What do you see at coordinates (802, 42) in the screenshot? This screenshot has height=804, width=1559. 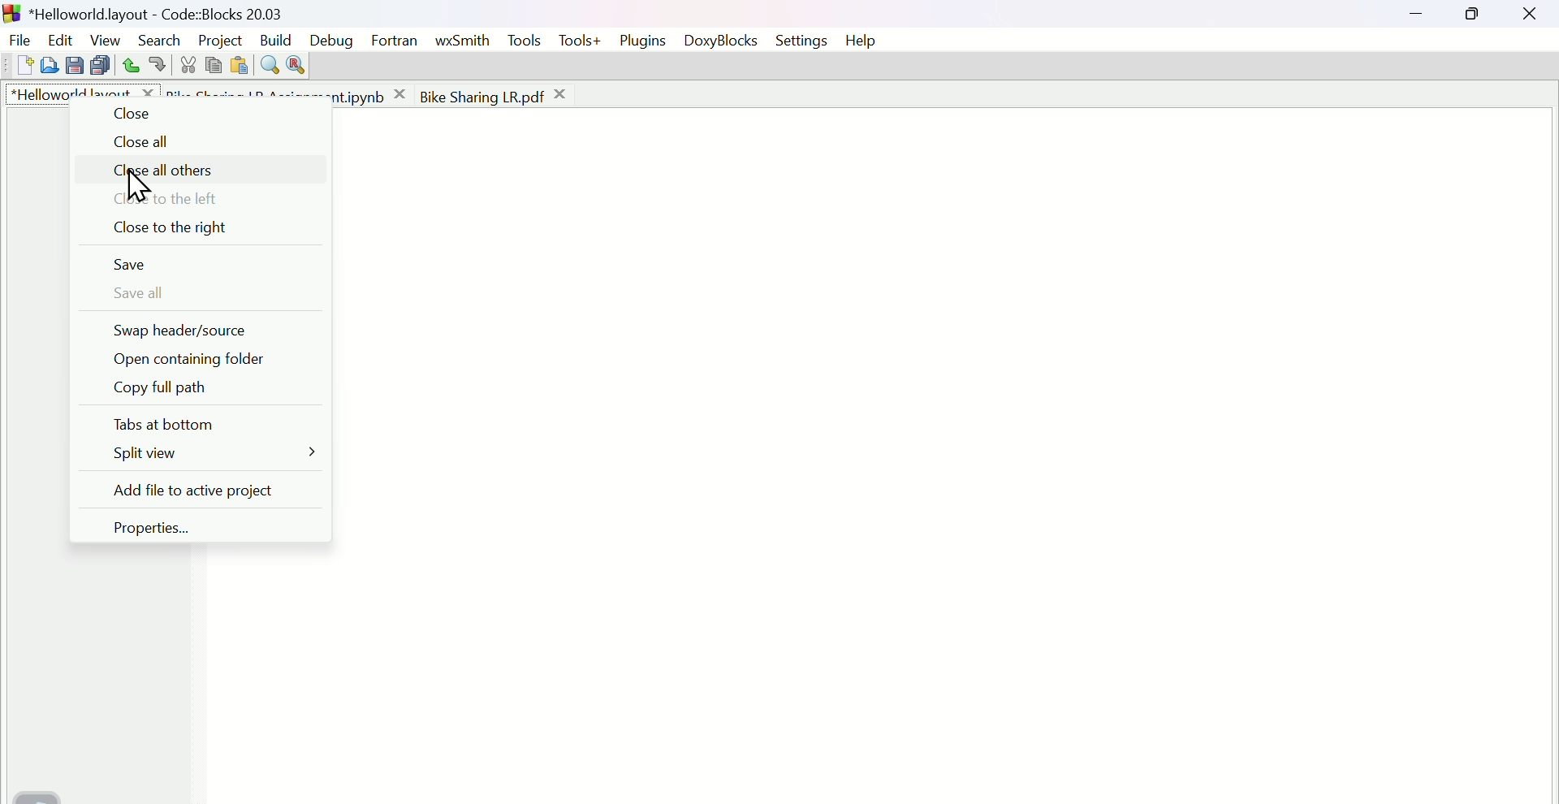 I see `Settings` at bounding box center [802, 42].